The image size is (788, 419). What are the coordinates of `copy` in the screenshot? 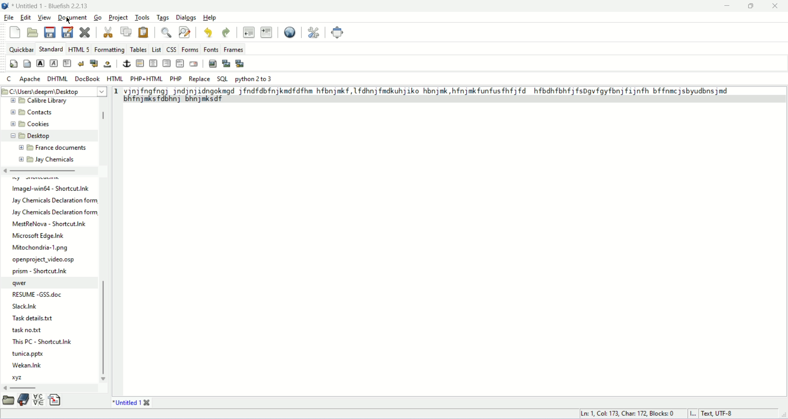 It's located at (126, 32).